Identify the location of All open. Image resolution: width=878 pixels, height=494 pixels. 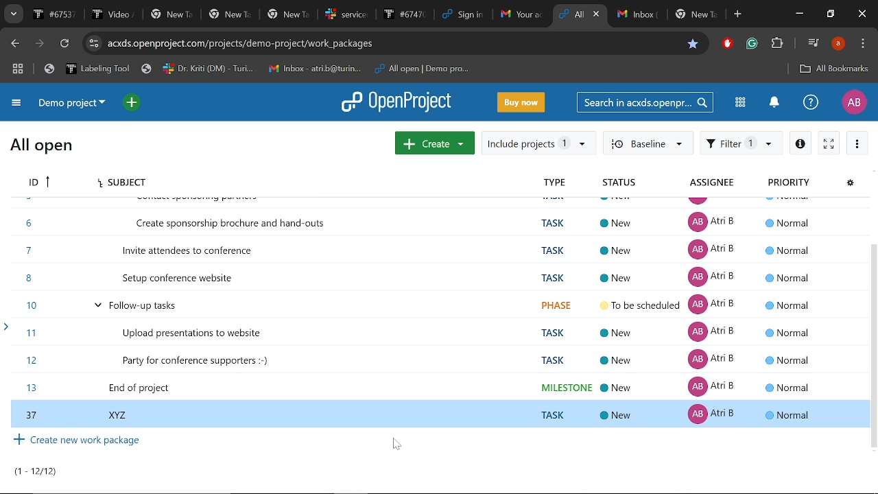
(43, 143).